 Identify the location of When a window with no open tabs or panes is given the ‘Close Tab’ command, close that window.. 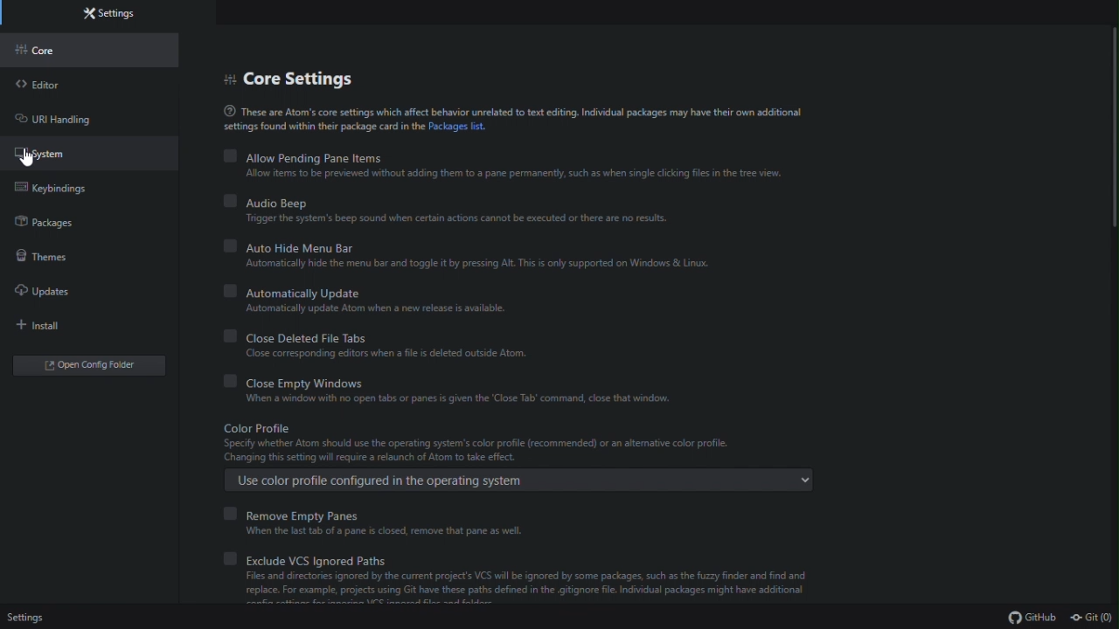
(458, 398).